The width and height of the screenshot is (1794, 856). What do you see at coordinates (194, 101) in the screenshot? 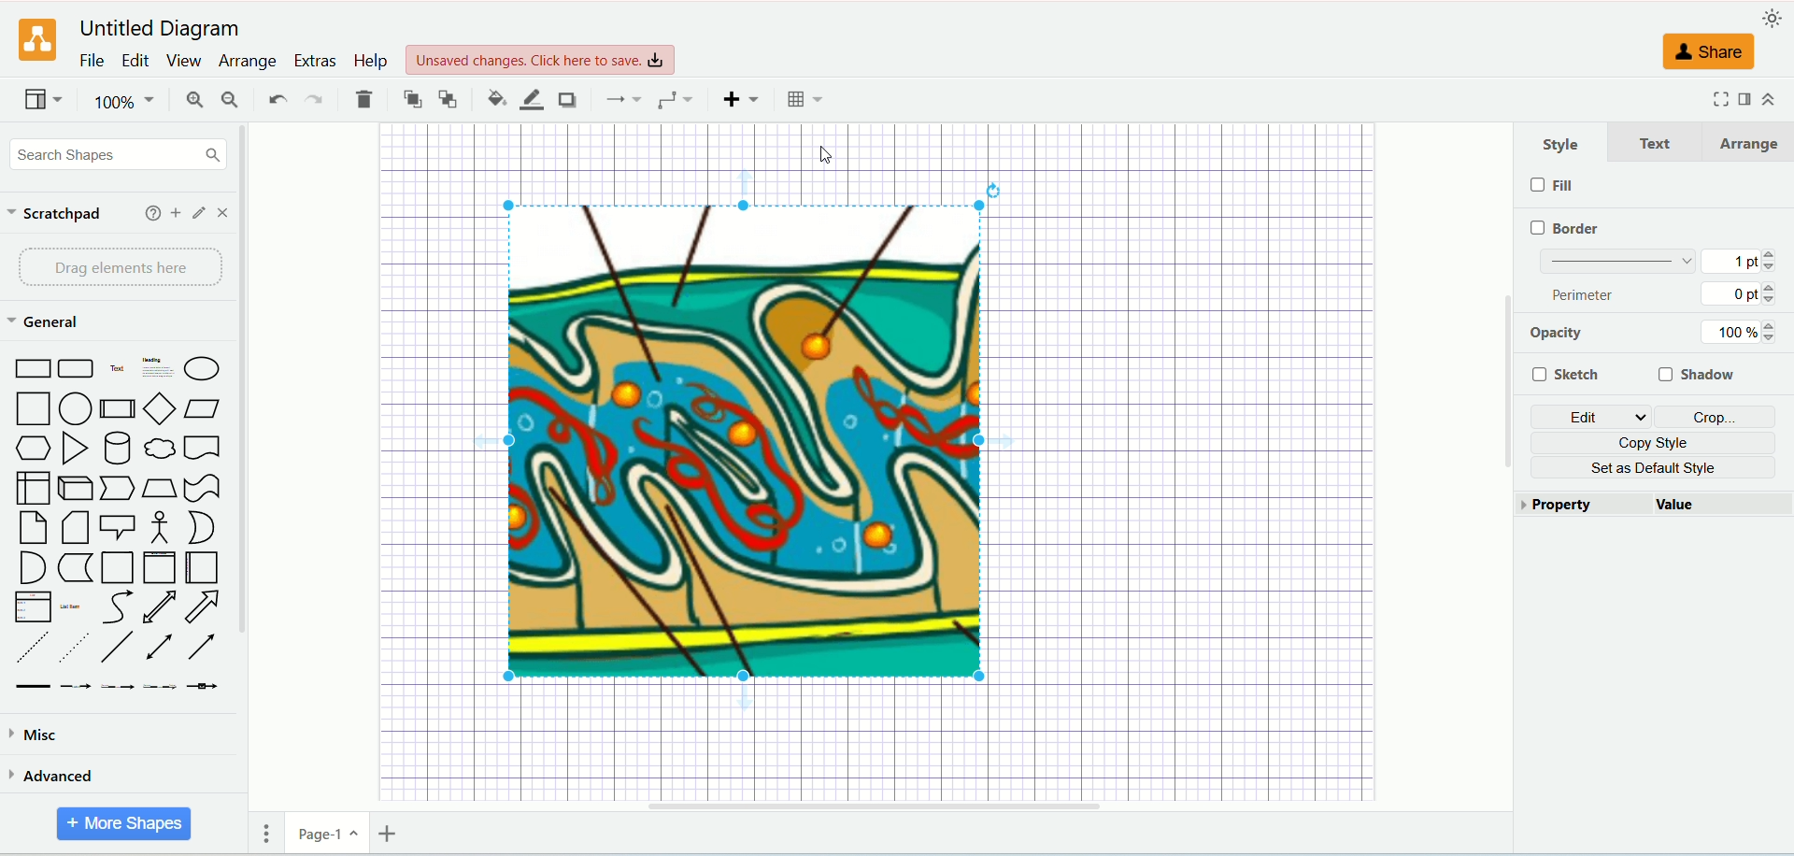
I see `zoom in` at bounding box center [194, 101].